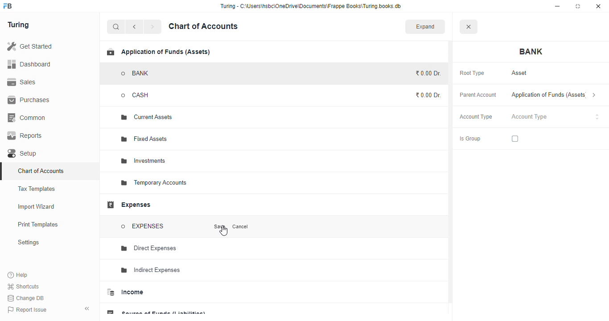 The image size is (609, 321). Describe the element at coordinates (578, 6) in the screenshot. I see `maximize` at that location.